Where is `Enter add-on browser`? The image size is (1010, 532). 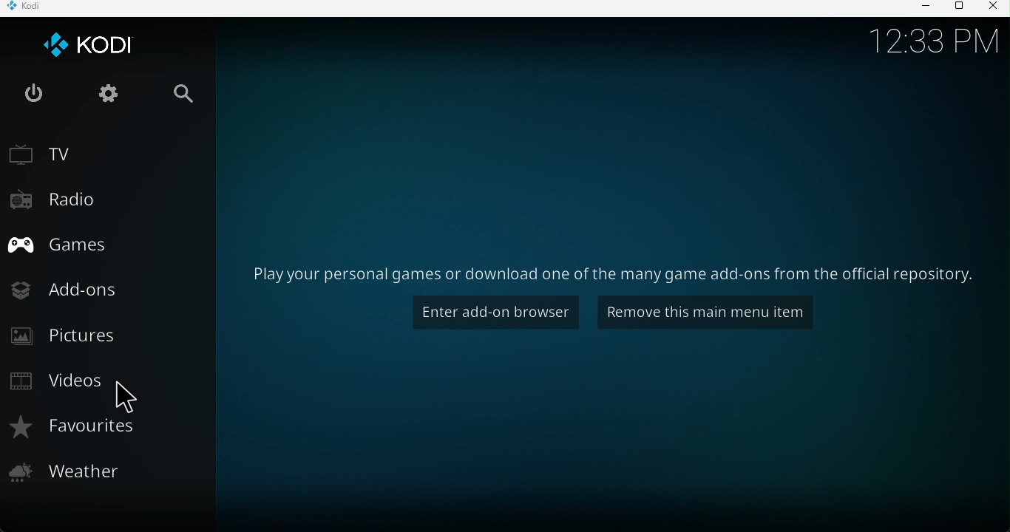 Enter add-on browser is located at coordinates (490, 313).